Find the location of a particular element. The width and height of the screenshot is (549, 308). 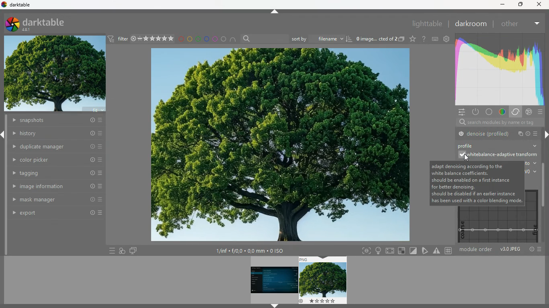

cancel is located at coordinates (529, 112).